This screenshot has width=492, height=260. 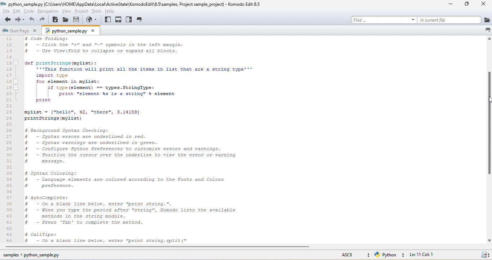 What do you see at coordinates (119, 20) in the screenshot?
I see `bottom pane` at bounding box center [119, 20].